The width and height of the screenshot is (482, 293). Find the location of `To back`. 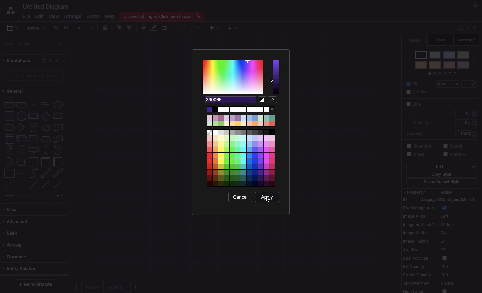

To back is located at coordinates (131, 28).